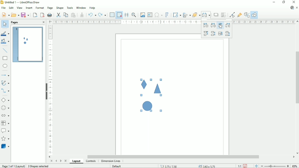 This screenshot has height=168, width=299. I want to click on Tools, so click(70, 8).